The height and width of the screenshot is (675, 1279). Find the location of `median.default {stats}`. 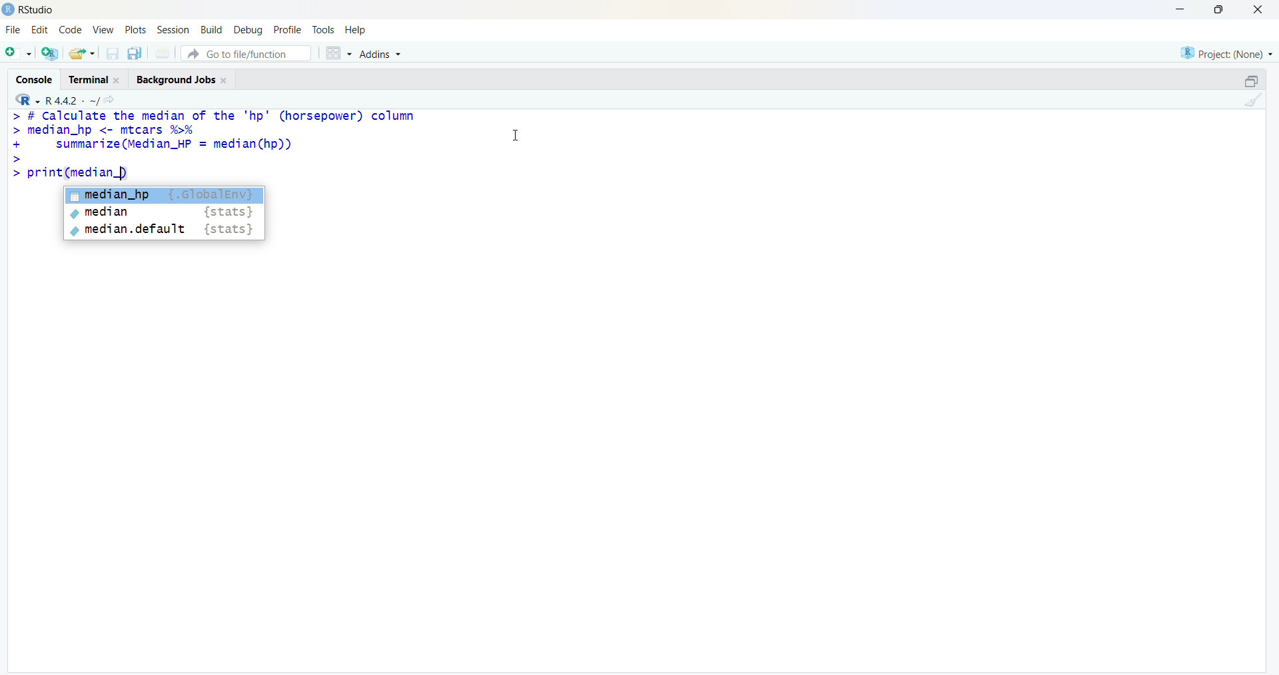

median.default {stats} is located at coordinates (162, 230).